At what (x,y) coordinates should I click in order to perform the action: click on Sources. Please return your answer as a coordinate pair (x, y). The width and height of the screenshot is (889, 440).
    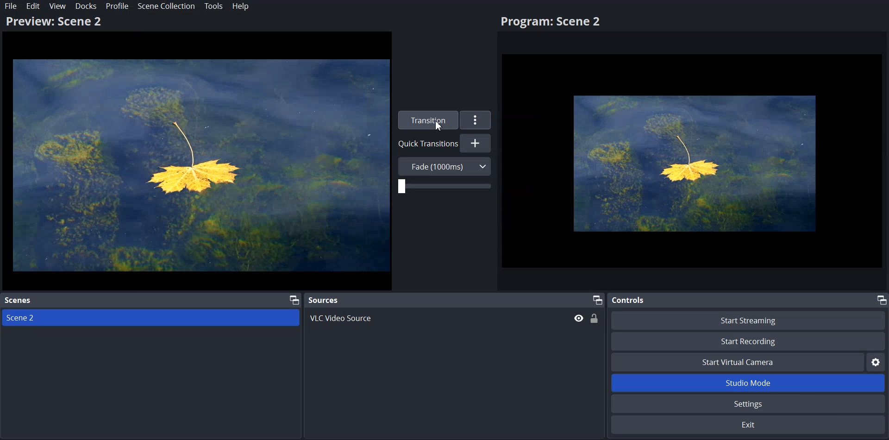
    Looking at the image, I should click on (323, 300).